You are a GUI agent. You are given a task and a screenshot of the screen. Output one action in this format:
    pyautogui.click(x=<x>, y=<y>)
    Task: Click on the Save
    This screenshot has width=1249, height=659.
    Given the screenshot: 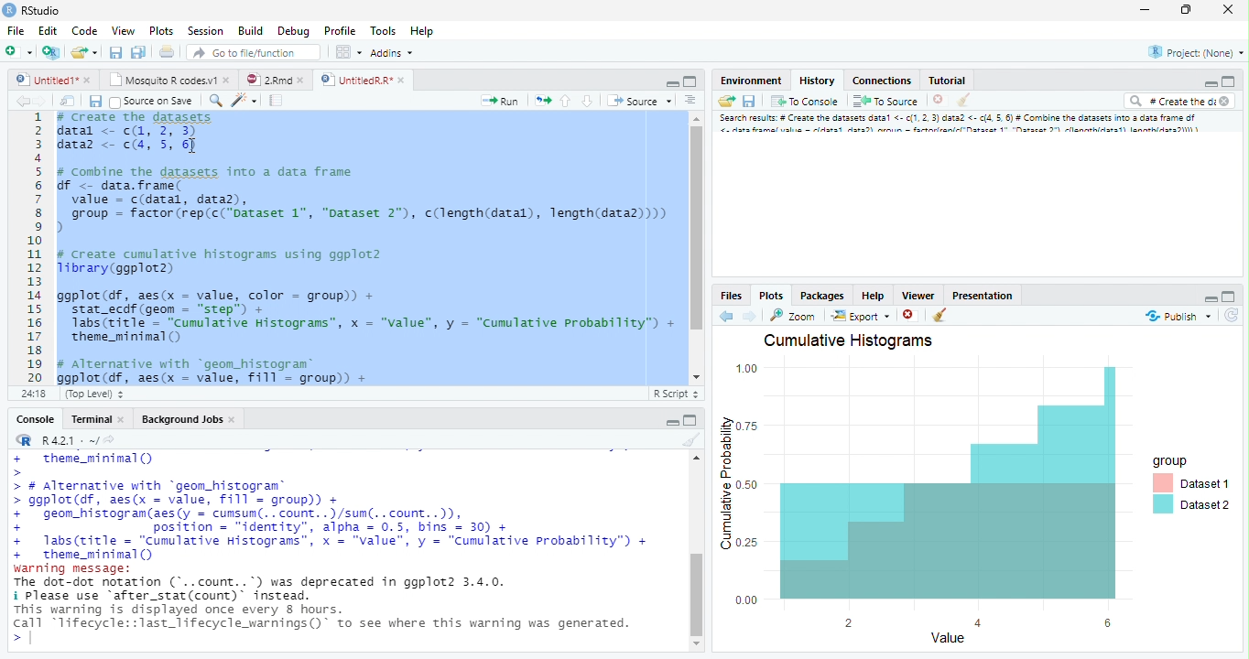 What is the action you would take?
    pyautogui.click(x=753, y=100)
    